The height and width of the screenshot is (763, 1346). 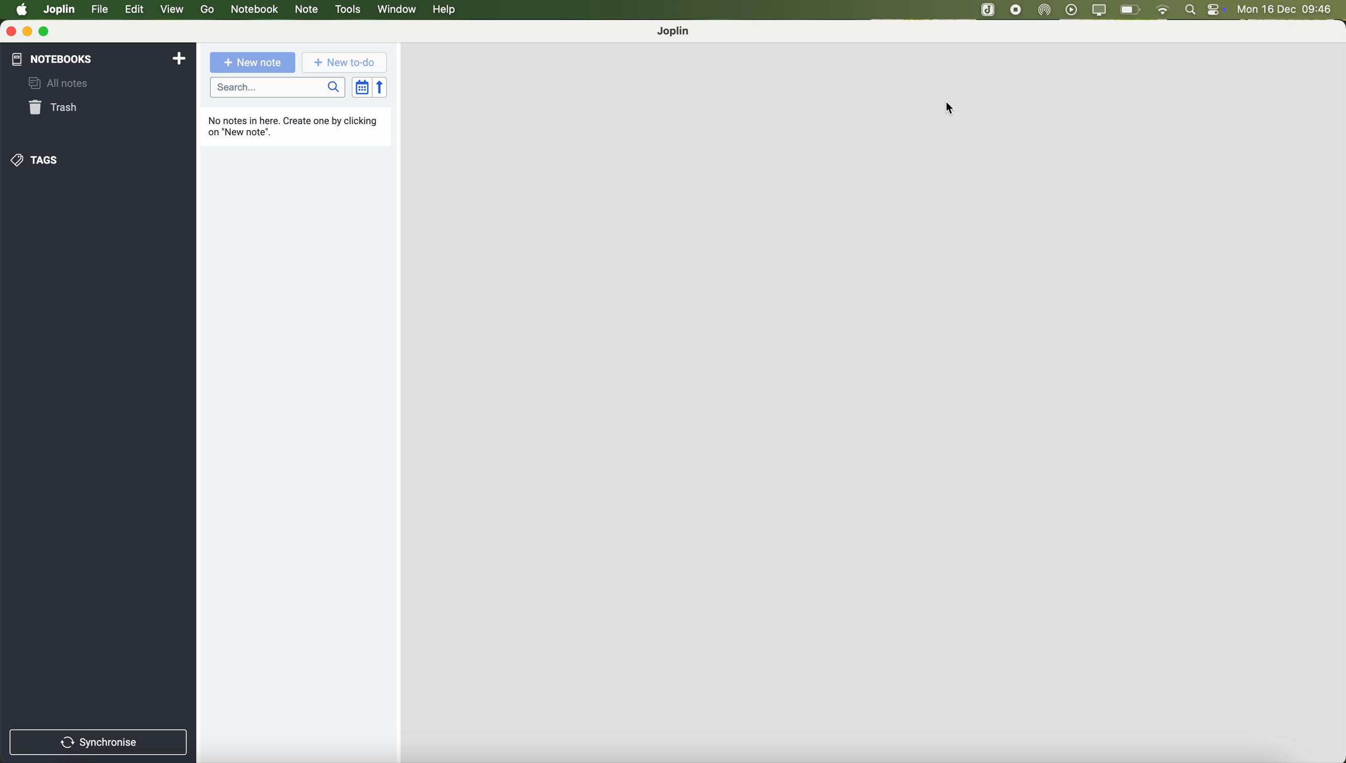 What do you see at coordinates (38, 160) in the screenshot?
I see `tags` at bounding box center [38, 160].